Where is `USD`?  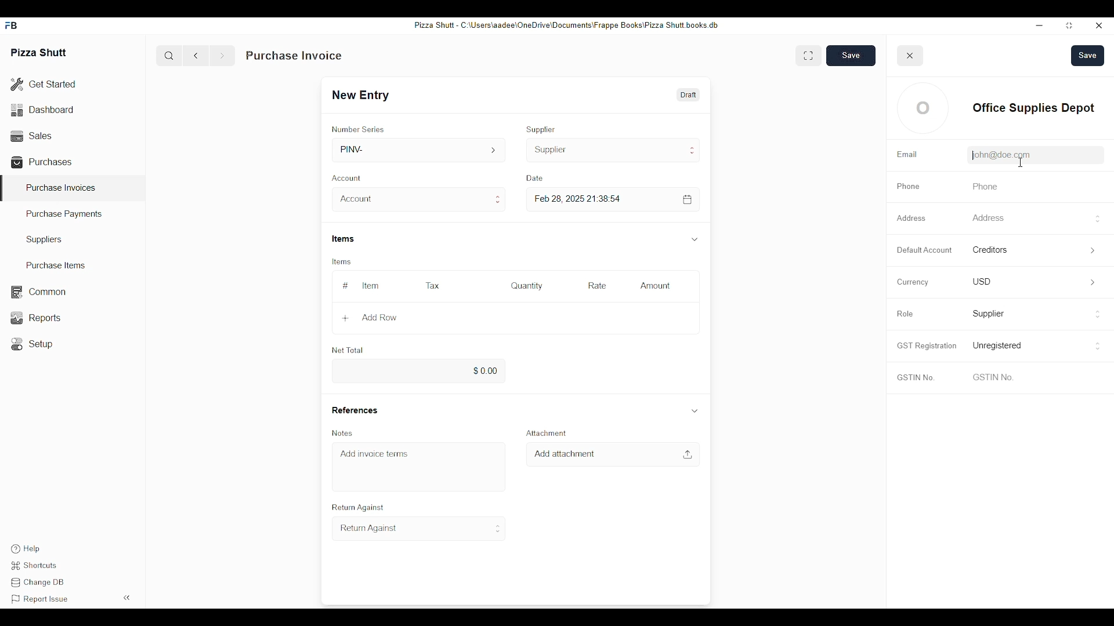
USD is located at coordinates (982, 281).